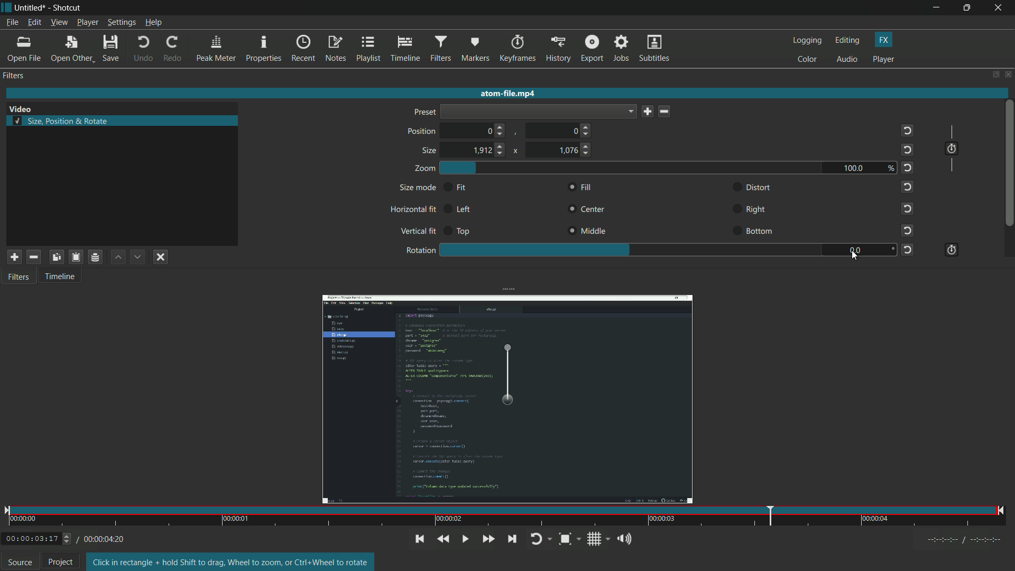  I want to click on delete, so click(663, 111).